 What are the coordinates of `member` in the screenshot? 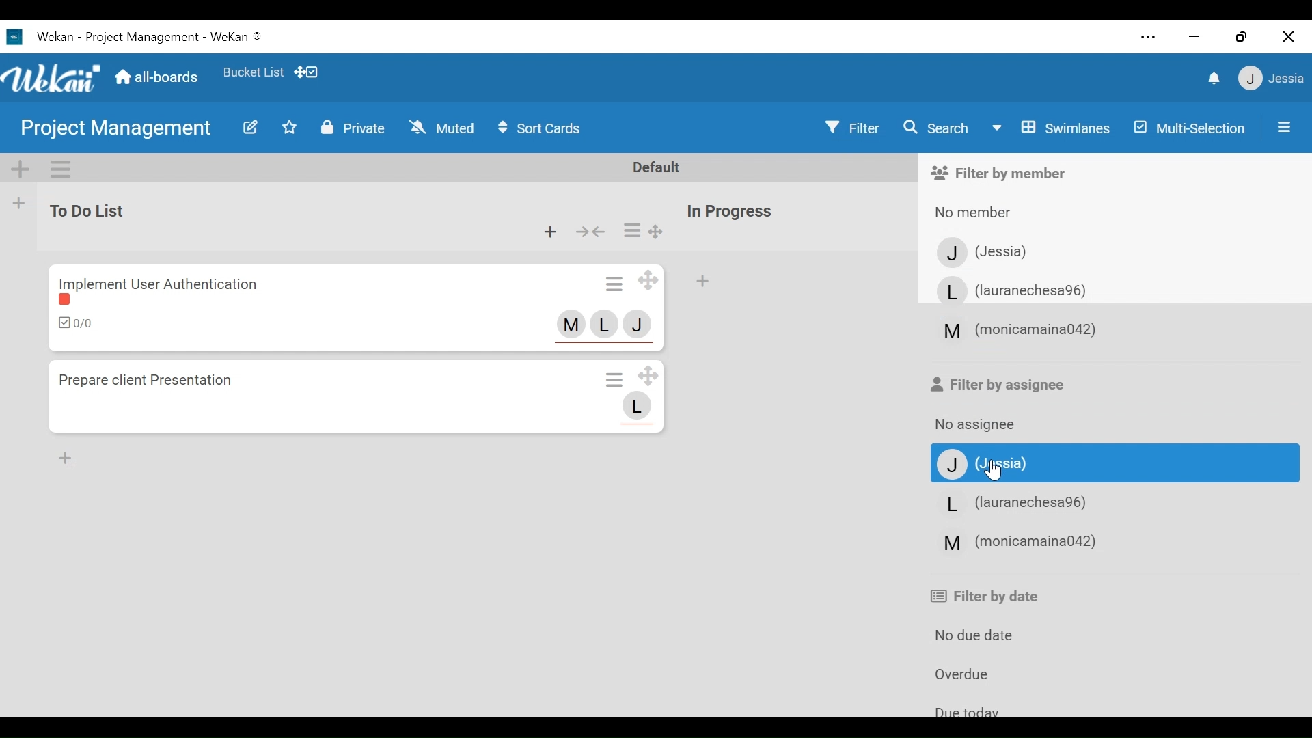 It's located at (642, 325).